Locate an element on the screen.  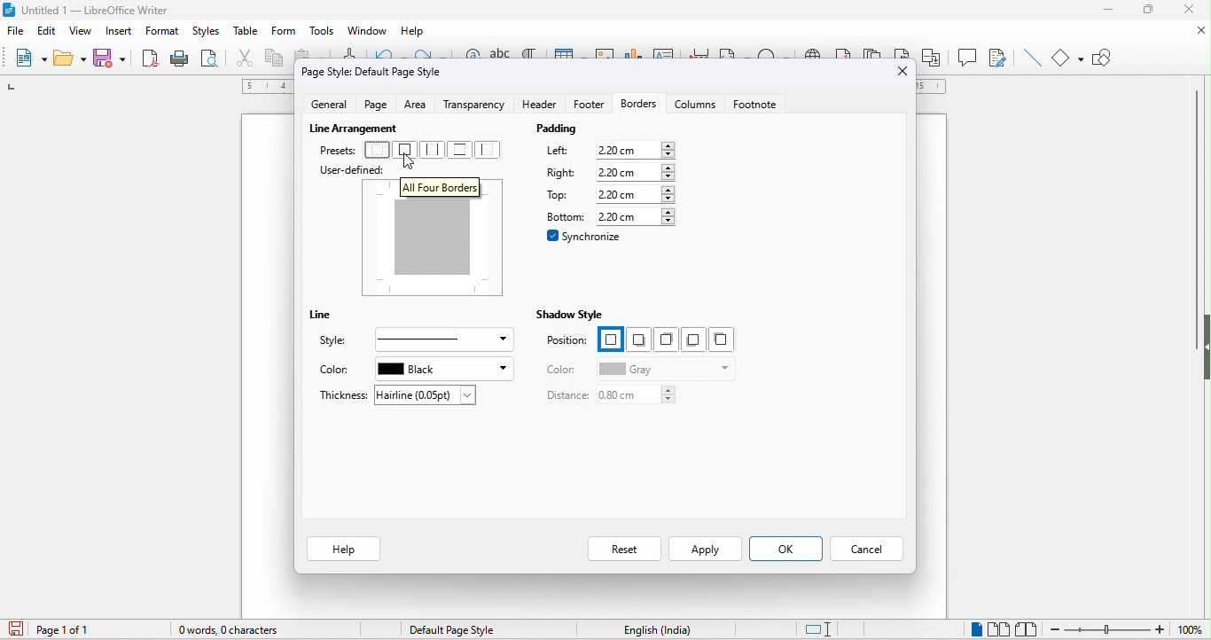
copy is located at coordinates (275, 61).